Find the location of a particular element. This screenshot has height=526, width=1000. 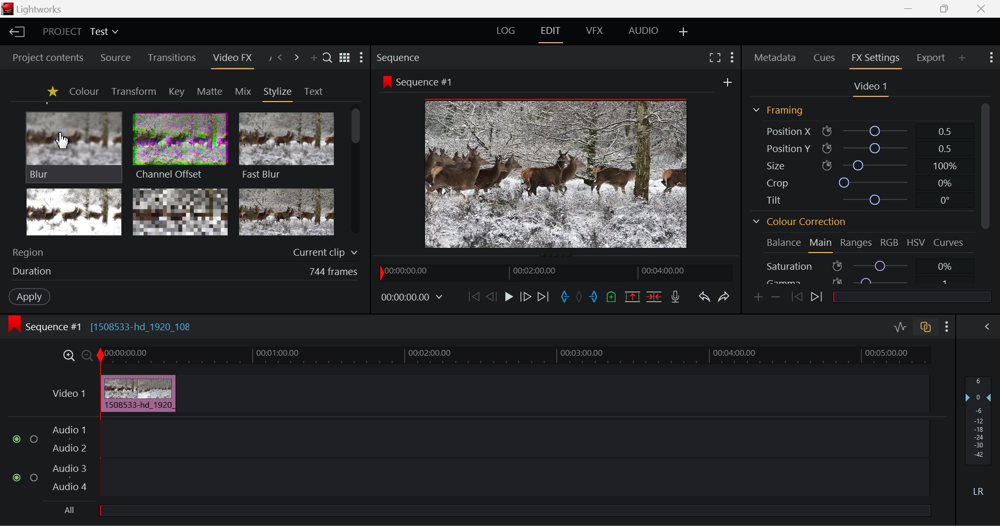

Tilt is located at coordinates (857, 201).